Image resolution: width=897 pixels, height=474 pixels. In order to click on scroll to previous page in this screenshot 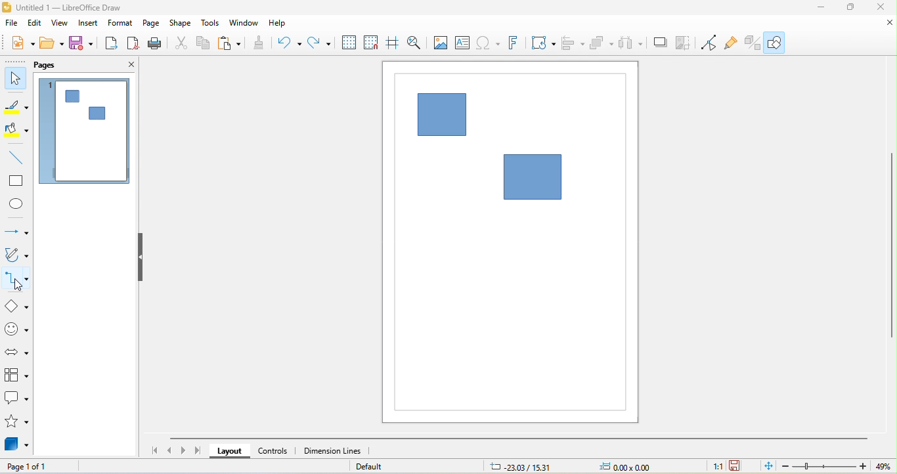, I will do `click(169, 452)`.